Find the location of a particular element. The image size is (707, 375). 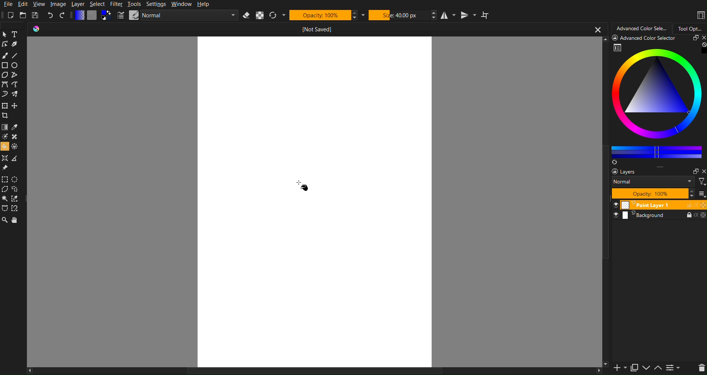

Text is located at coordinates (16, 34).